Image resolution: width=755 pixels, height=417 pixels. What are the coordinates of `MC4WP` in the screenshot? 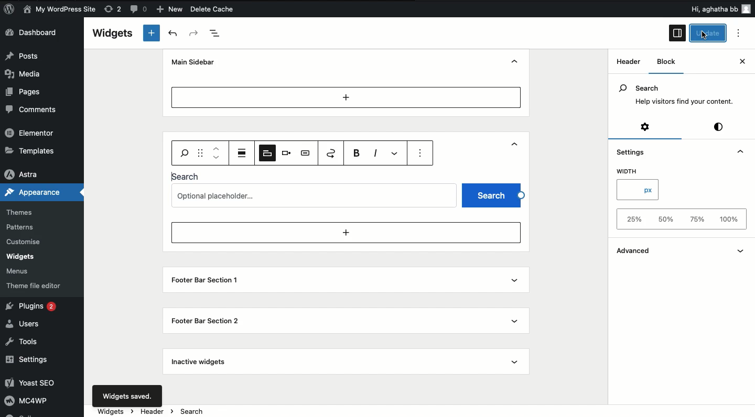 It's located at (31, 402).